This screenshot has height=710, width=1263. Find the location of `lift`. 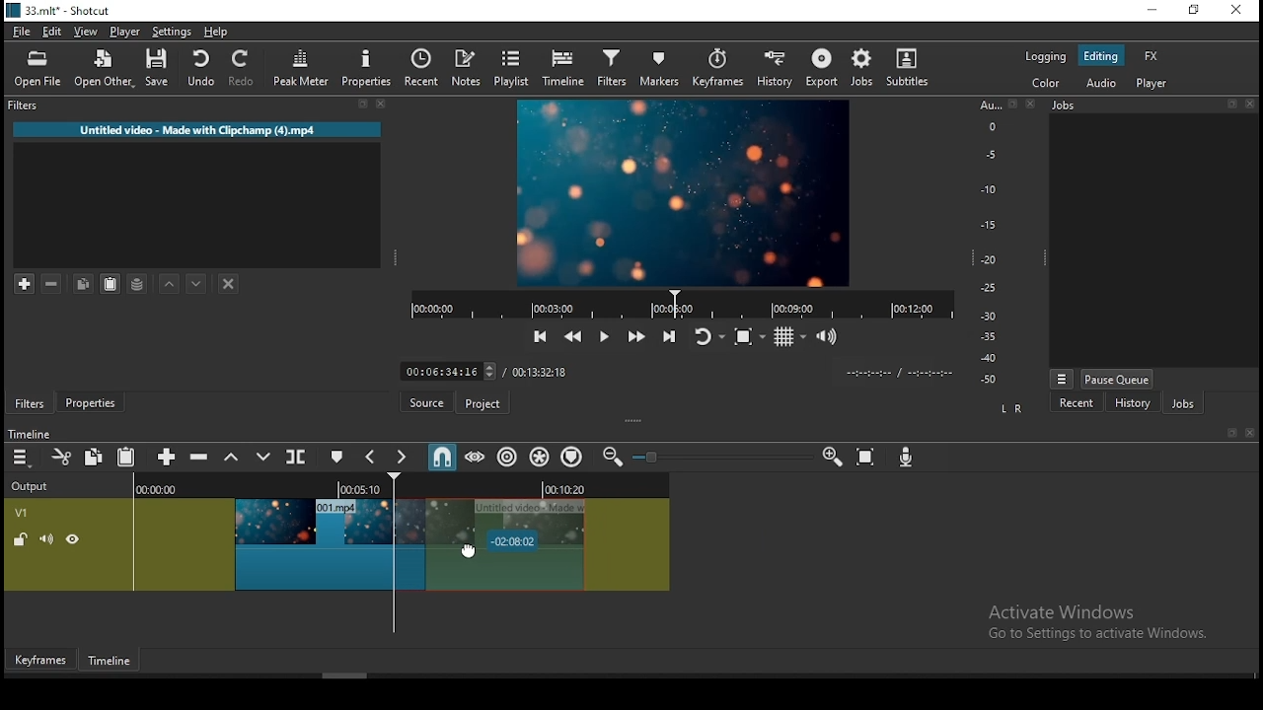

lift is located at coordinates (232, 458).